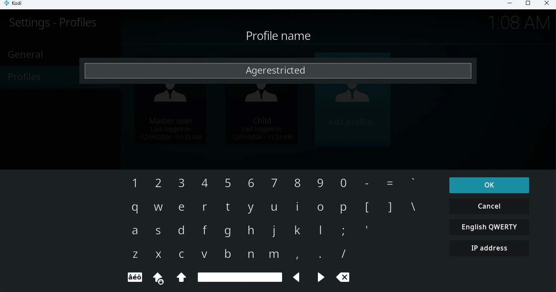  Describe the element at coordinates (488, 205) in the screenshot. I see `Cancel` at that location.